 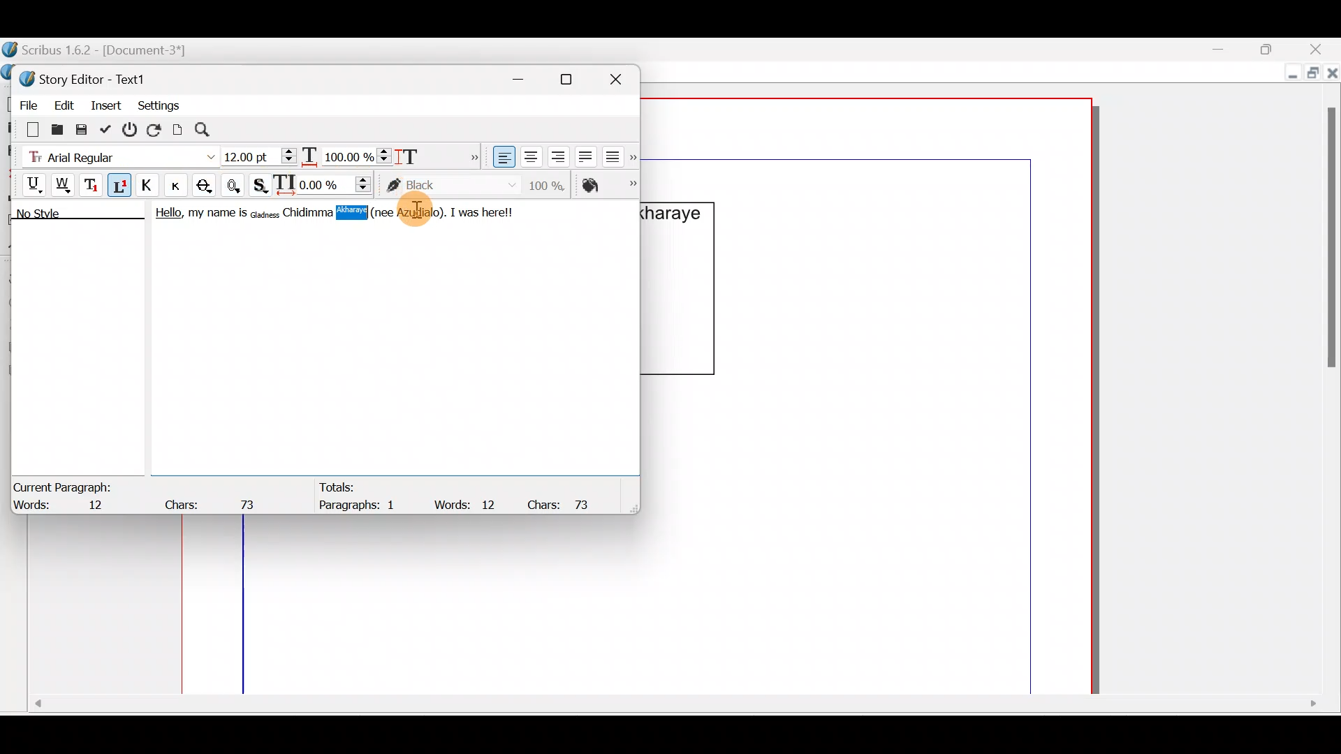 I want to click on Insert , so click(x=107, y=104).